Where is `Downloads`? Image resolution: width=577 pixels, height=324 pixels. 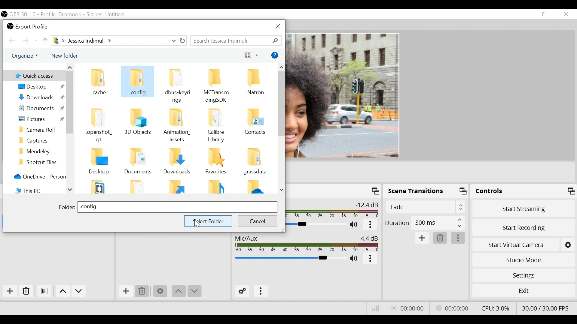
Downloads is located at coordinates (39, 97).